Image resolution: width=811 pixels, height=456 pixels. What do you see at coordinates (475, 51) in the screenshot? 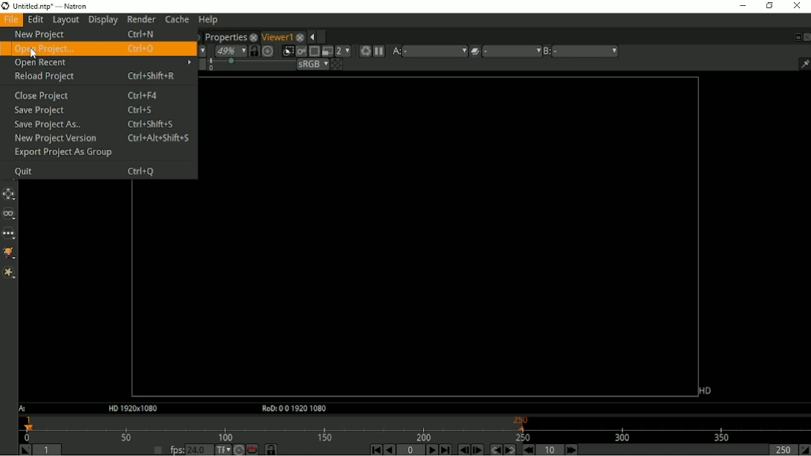
I see `Operation applied between viewer input A and B` at bounding box center [475, 51].